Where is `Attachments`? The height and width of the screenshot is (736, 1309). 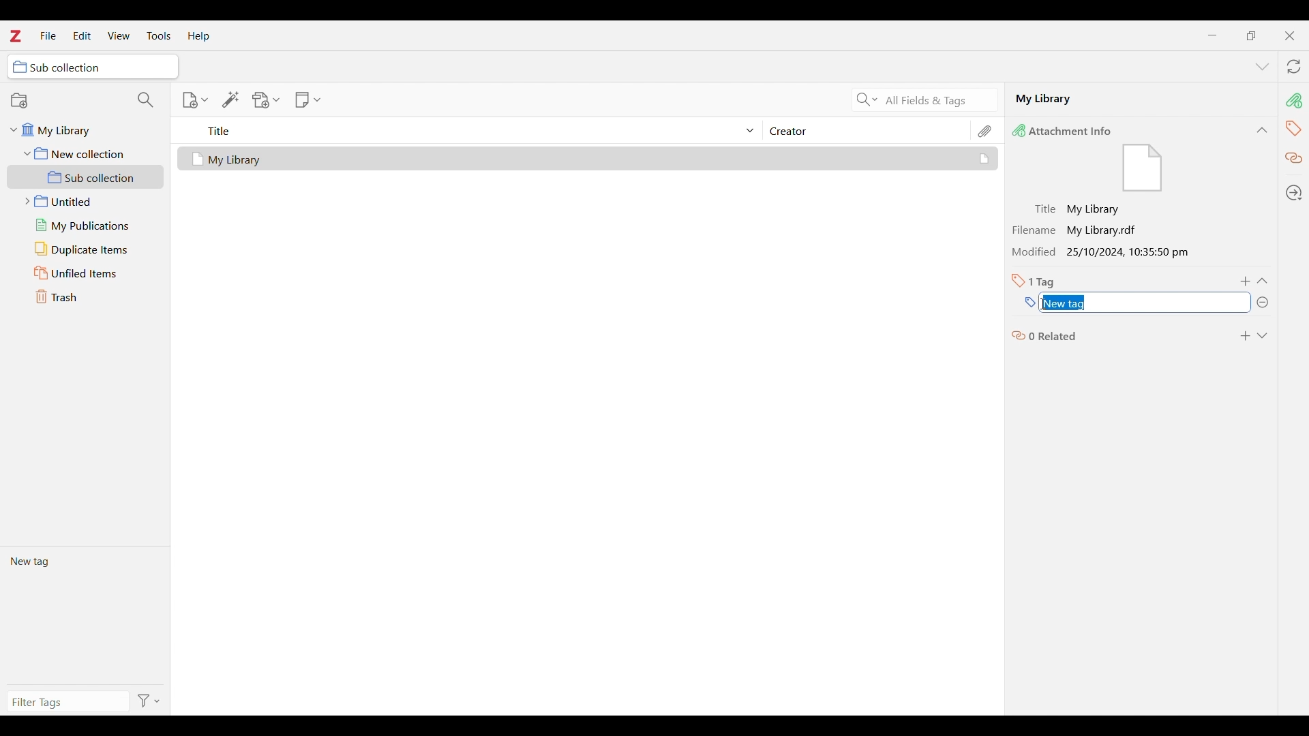 Attachments is located at coordinates (986, 131).